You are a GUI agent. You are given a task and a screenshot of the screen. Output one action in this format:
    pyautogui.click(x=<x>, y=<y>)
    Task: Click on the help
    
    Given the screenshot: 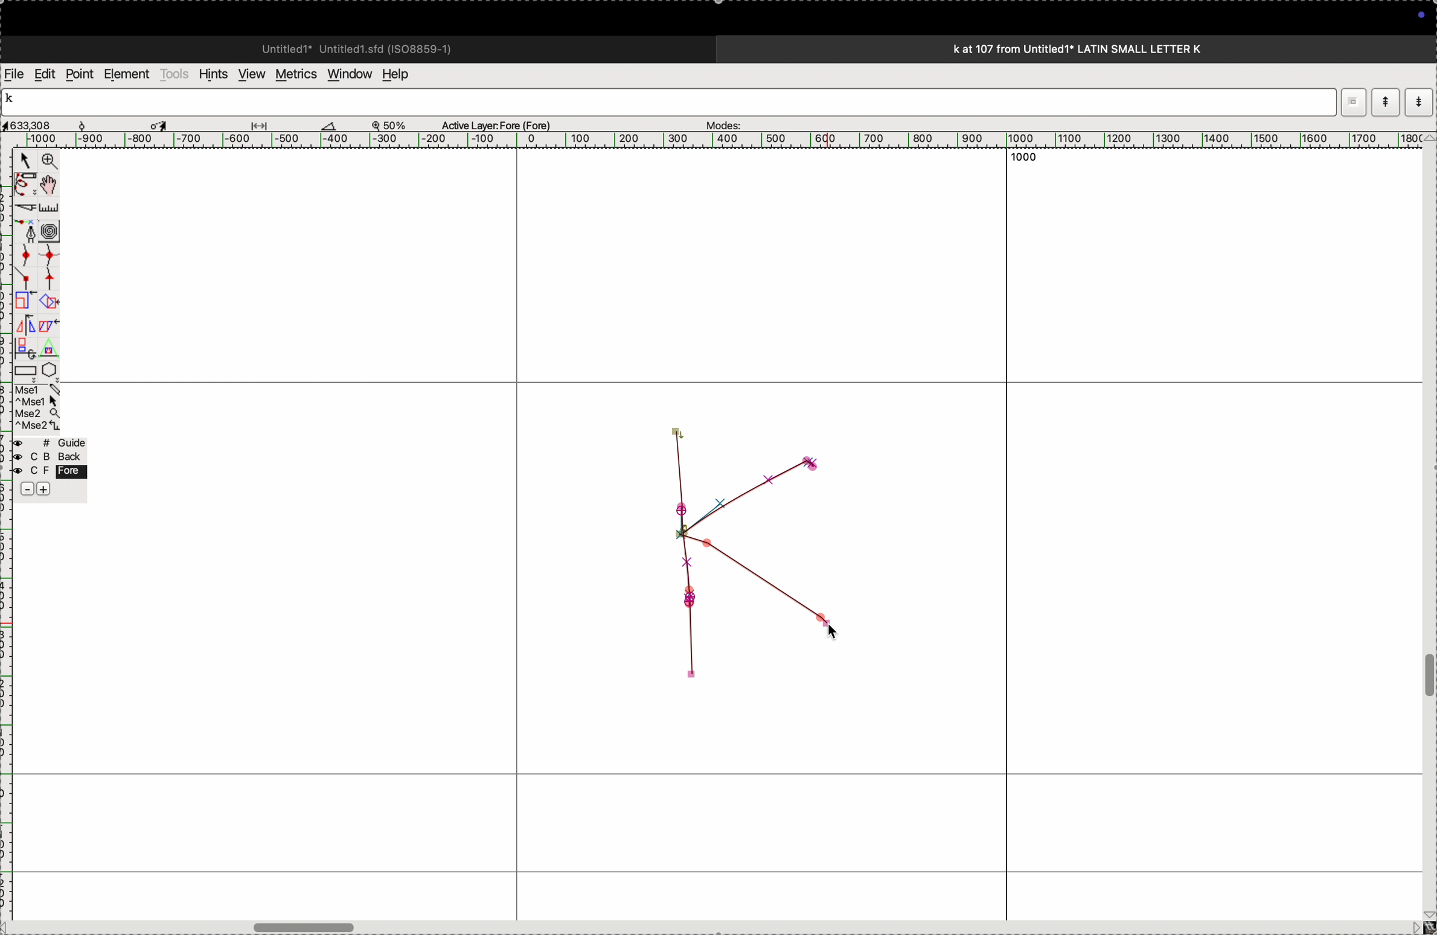 What is the action you would take?
    pyautogui.click(x=403, y=74)
    